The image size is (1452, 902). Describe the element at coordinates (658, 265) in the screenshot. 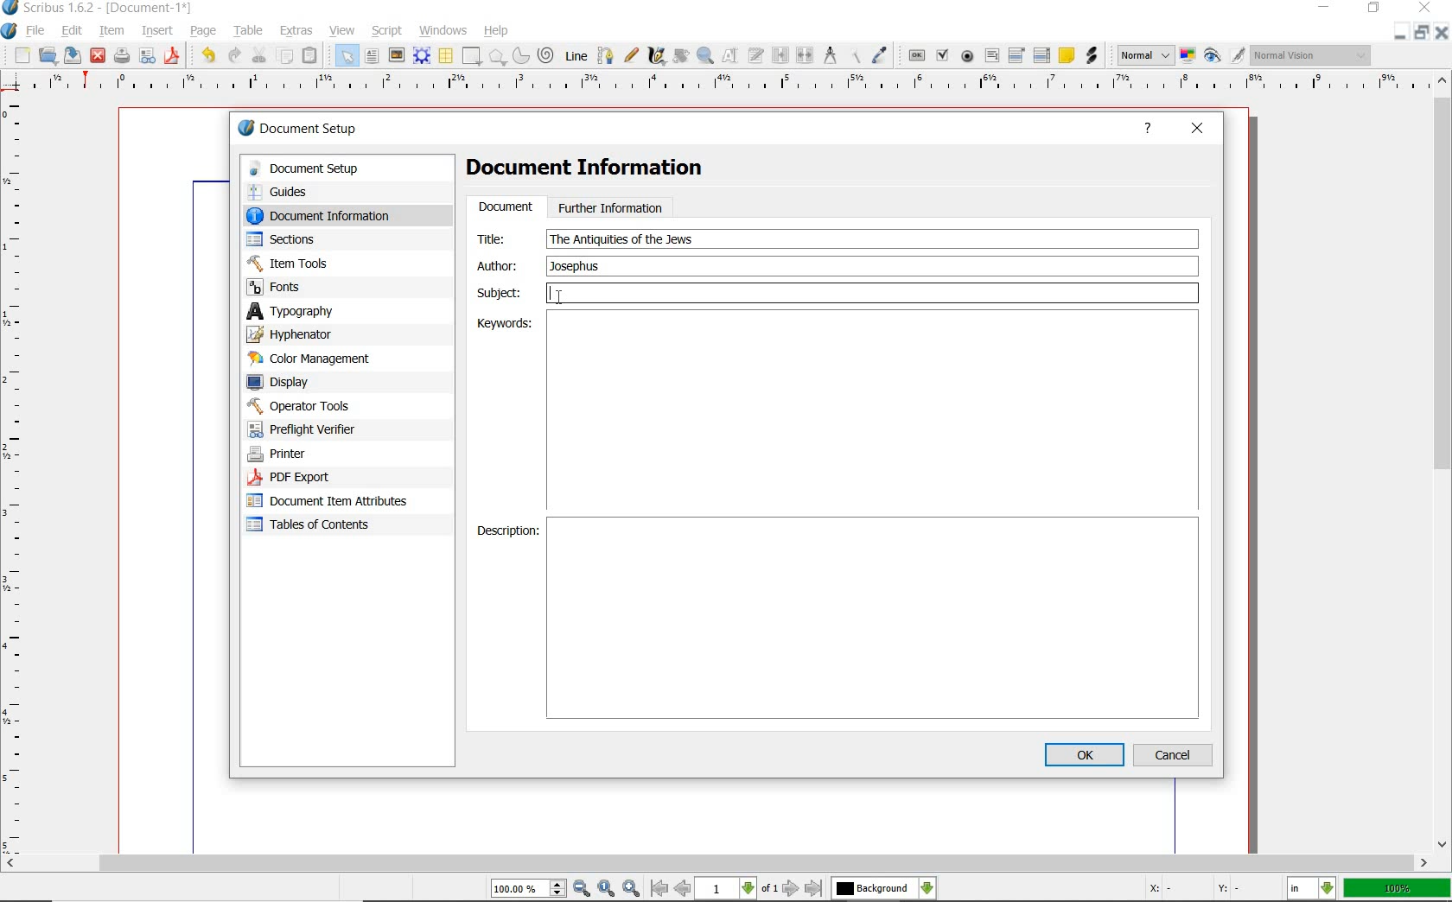

I see `editor` at that location.